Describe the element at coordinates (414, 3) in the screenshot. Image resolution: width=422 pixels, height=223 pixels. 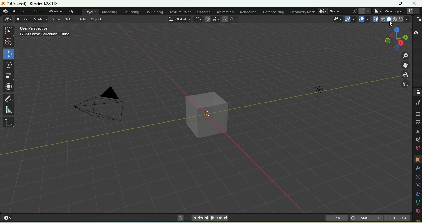
I see `Close` at that location.